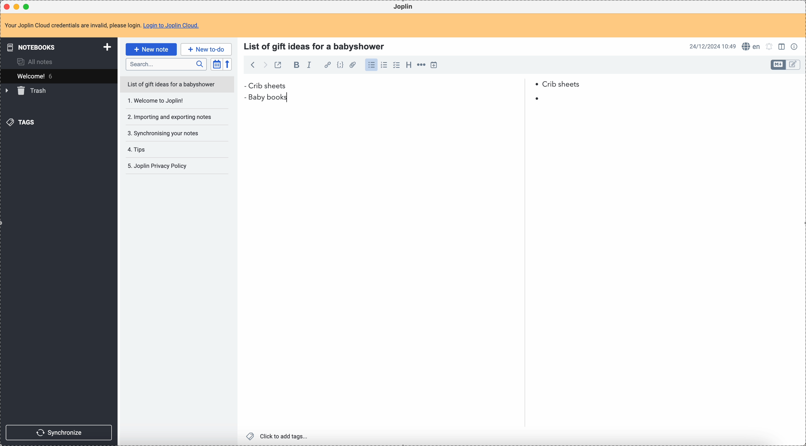 The image size is (806, 446). What do you see at coordinates (6, 7) in the screenshot?
I see `close Joplin` at bounding box center [6, 7].